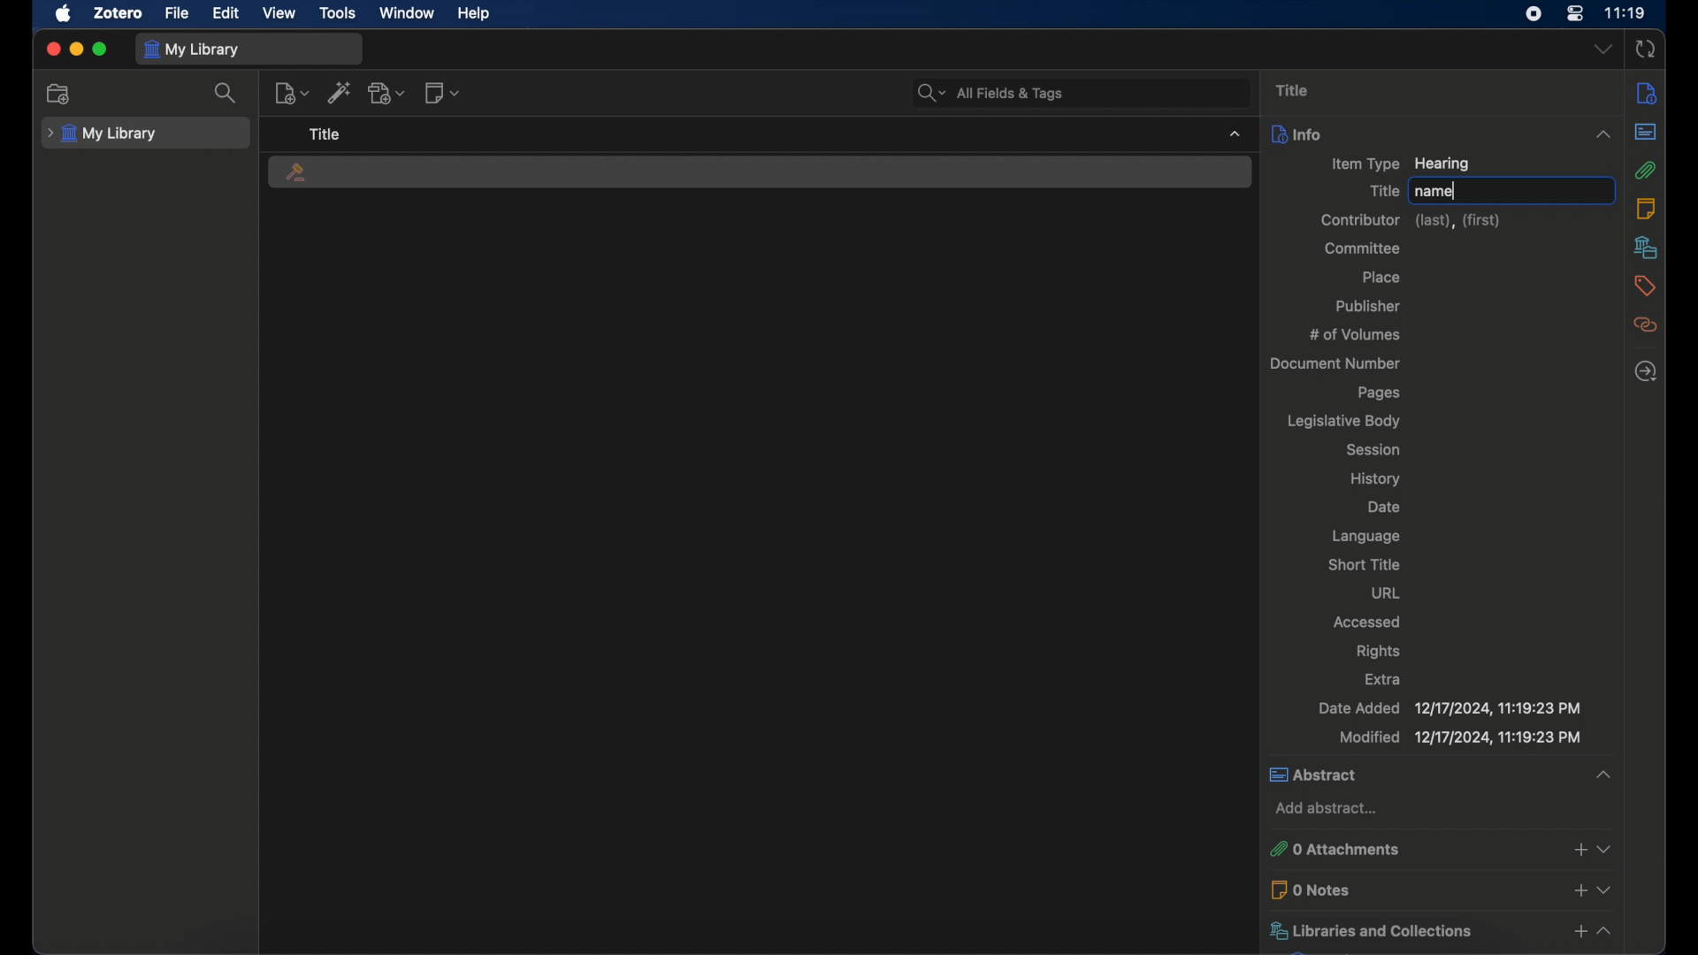 This screenshot has height=955, width=1698. Describe the element at coordinates (1645, 209) in the screenshot. I see `notes` at that location.